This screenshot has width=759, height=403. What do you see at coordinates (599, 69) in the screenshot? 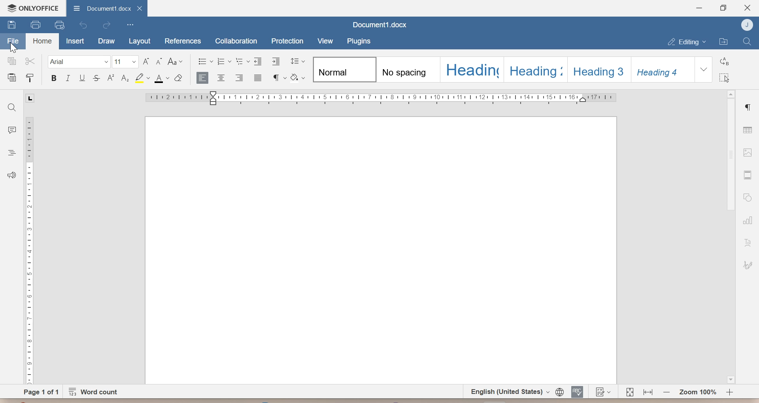
I see `Heading 3` at bounding box center [599, 69].